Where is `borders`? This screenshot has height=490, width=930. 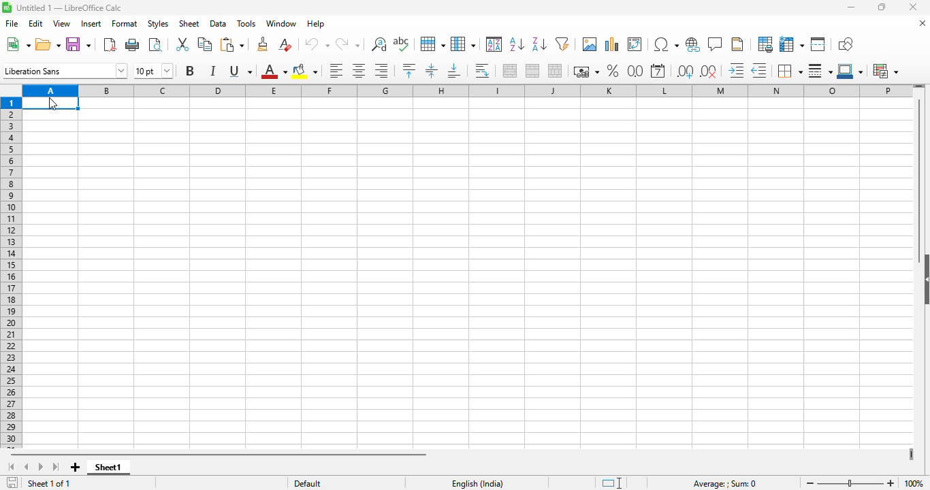
borders is located at coordinates (789, 71).